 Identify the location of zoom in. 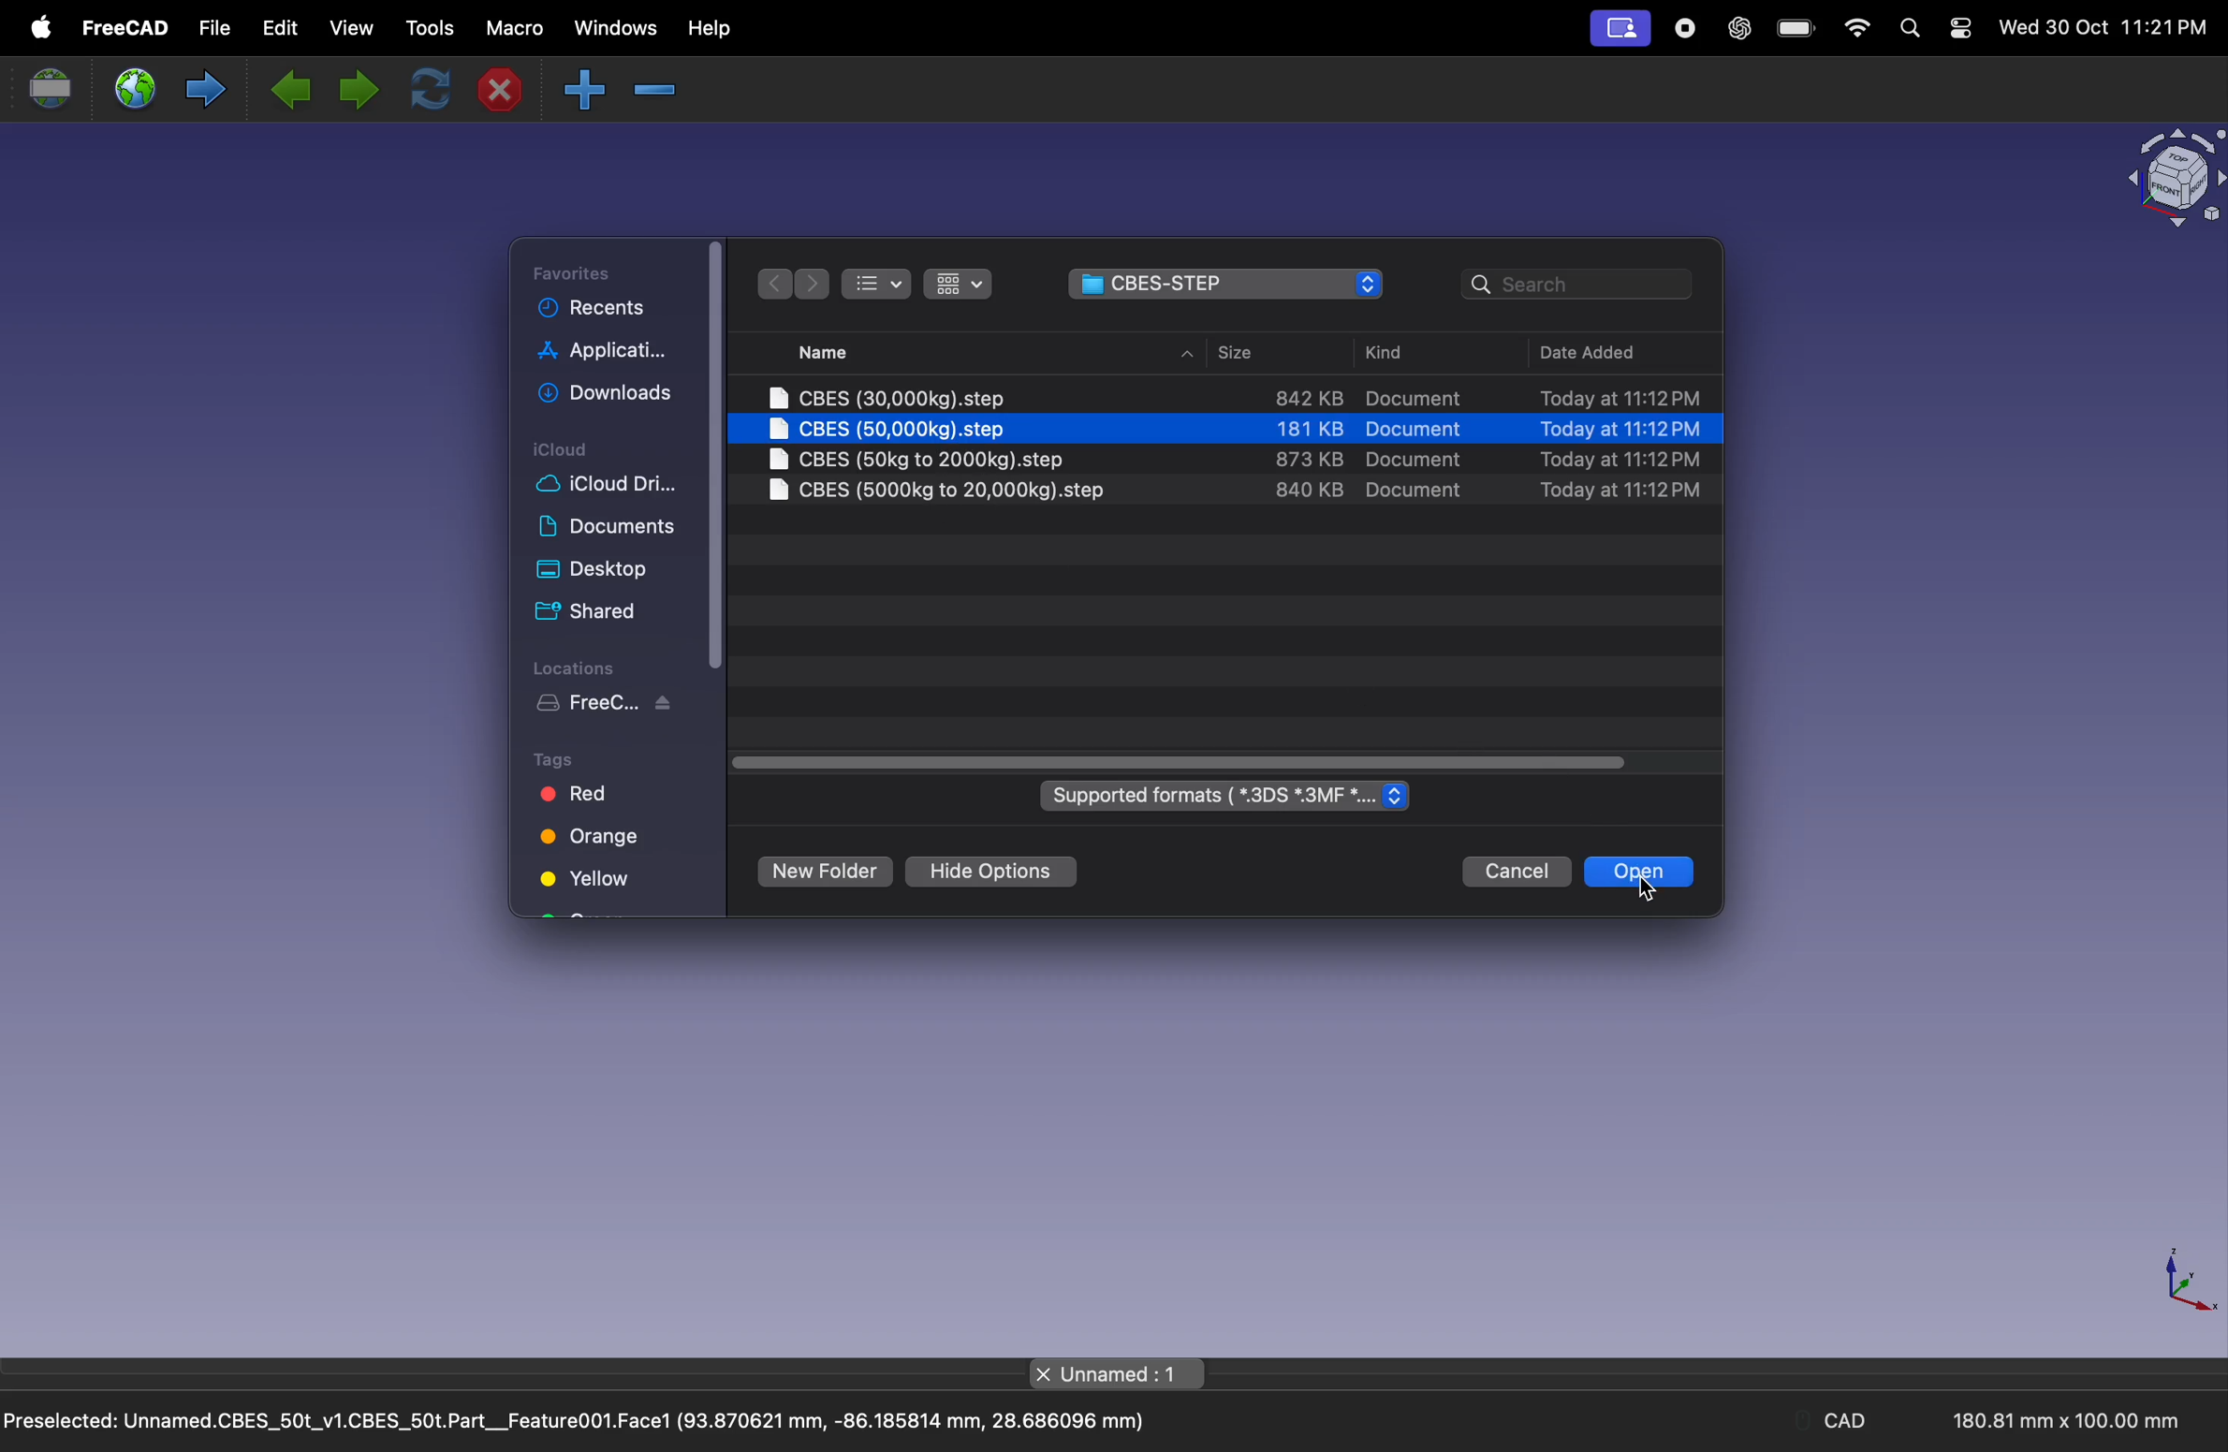
(661, 90).